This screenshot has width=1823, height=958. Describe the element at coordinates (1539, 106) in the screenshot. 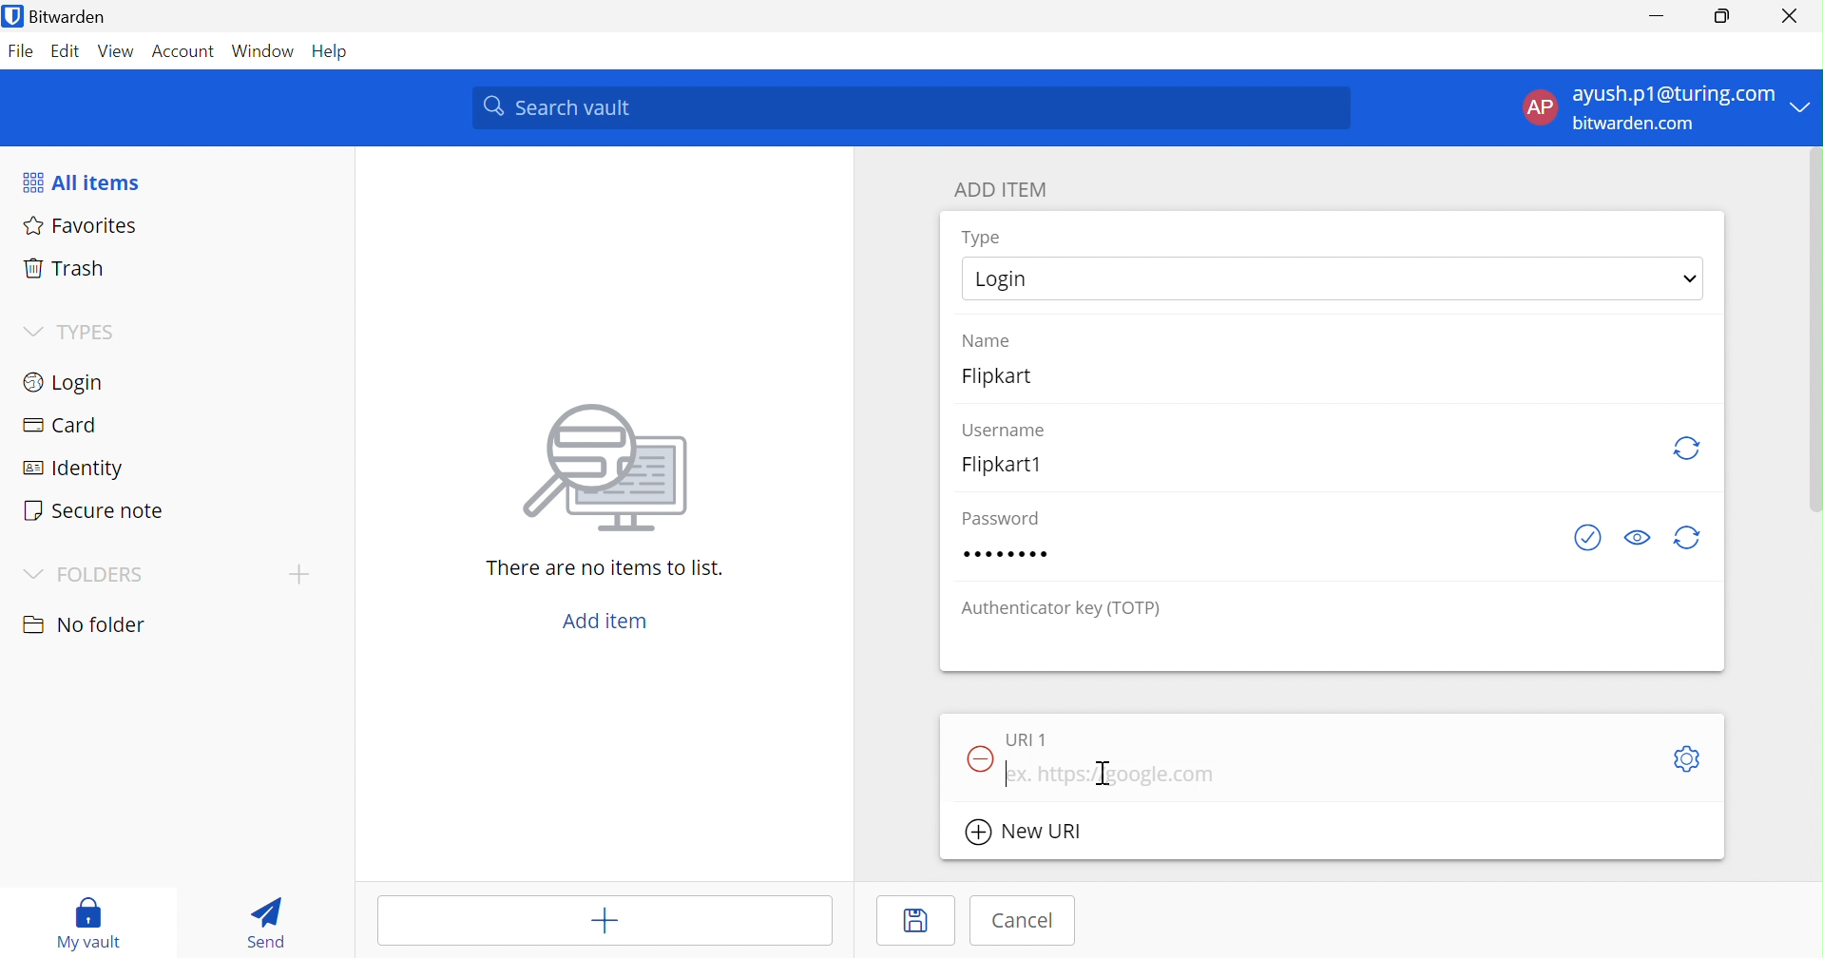

I see `AP` at that location.